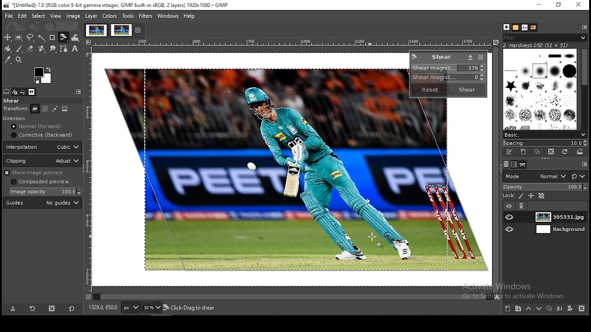 The height and width of the screenshot is (332, 591). Describe the element at coordinates (19, 61) in the screenshot. I see `zoom tool` at that location.